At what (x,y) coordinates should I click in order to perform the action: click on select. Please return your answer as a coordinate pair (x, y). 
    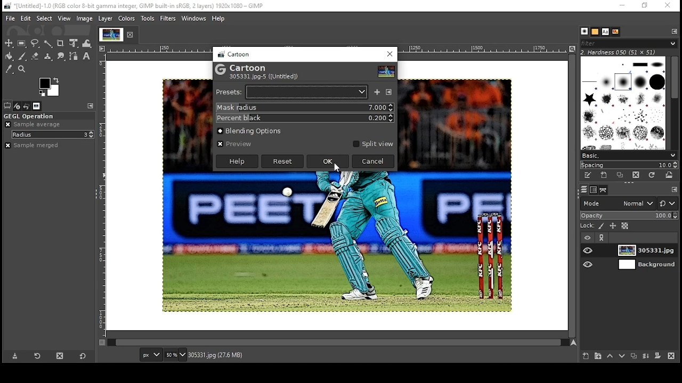
    Looking at the image, I should click on (44, 19).